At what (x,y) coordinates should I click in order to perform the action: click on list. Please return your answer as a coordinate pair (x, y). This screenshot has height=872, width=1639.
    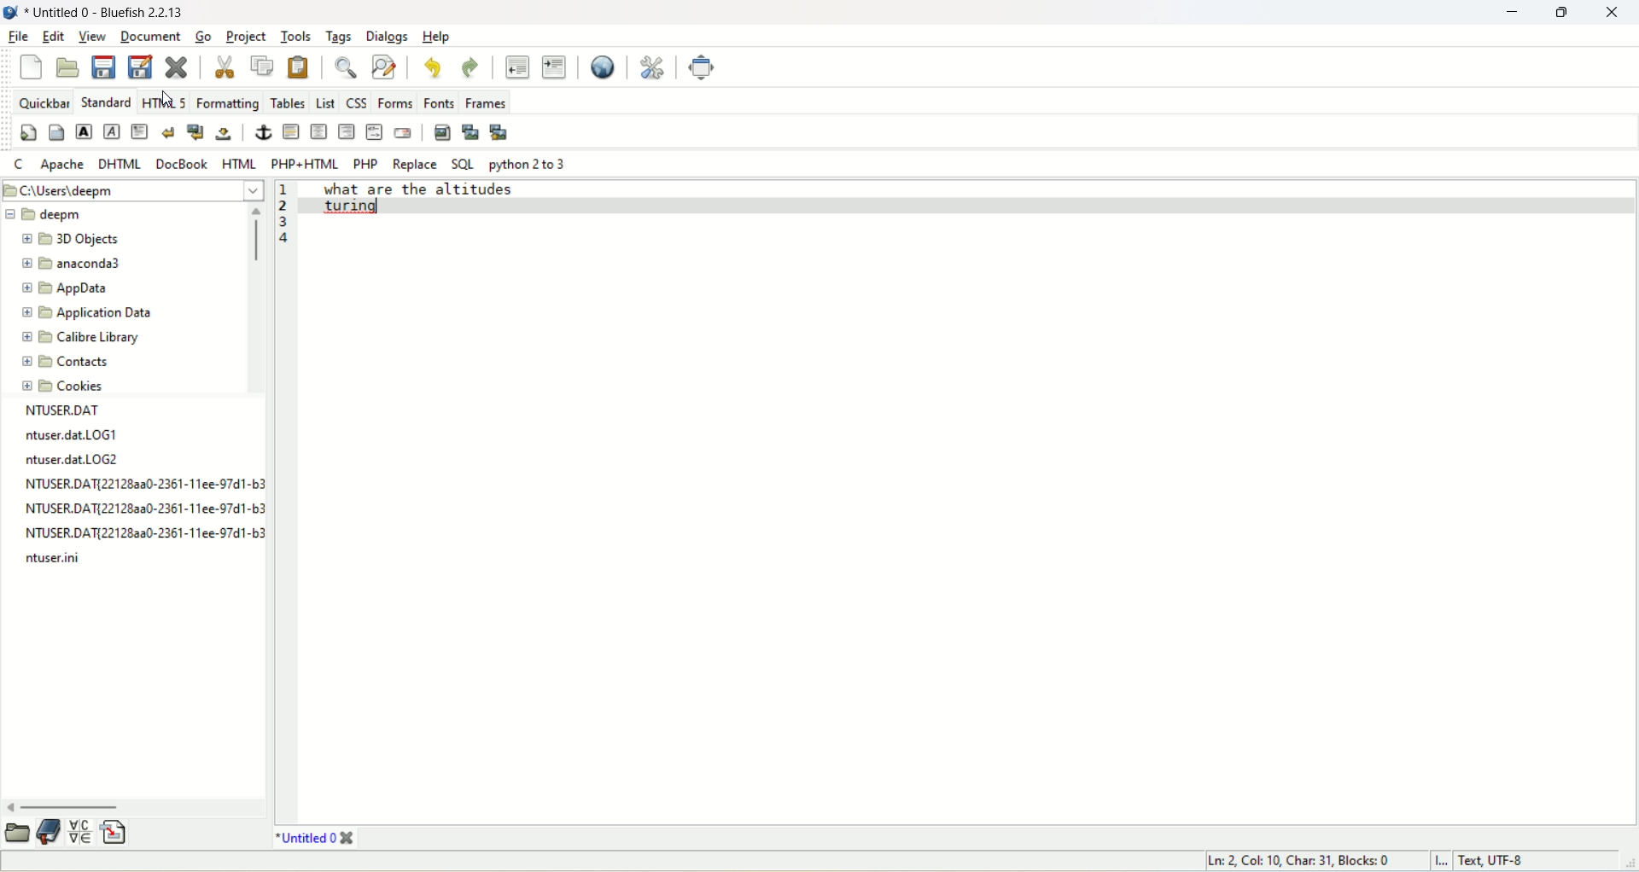
    Looking at the image, I should click on (325, 102).